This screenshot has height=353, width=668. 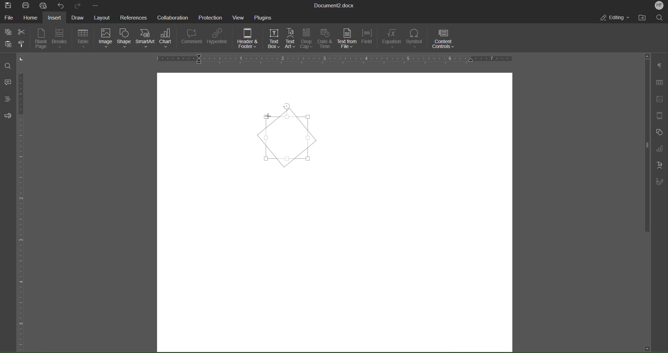 What do you see at coordinates (22, 30) in the screenshot?
I see `Cut` at bounding box center [22, 30].